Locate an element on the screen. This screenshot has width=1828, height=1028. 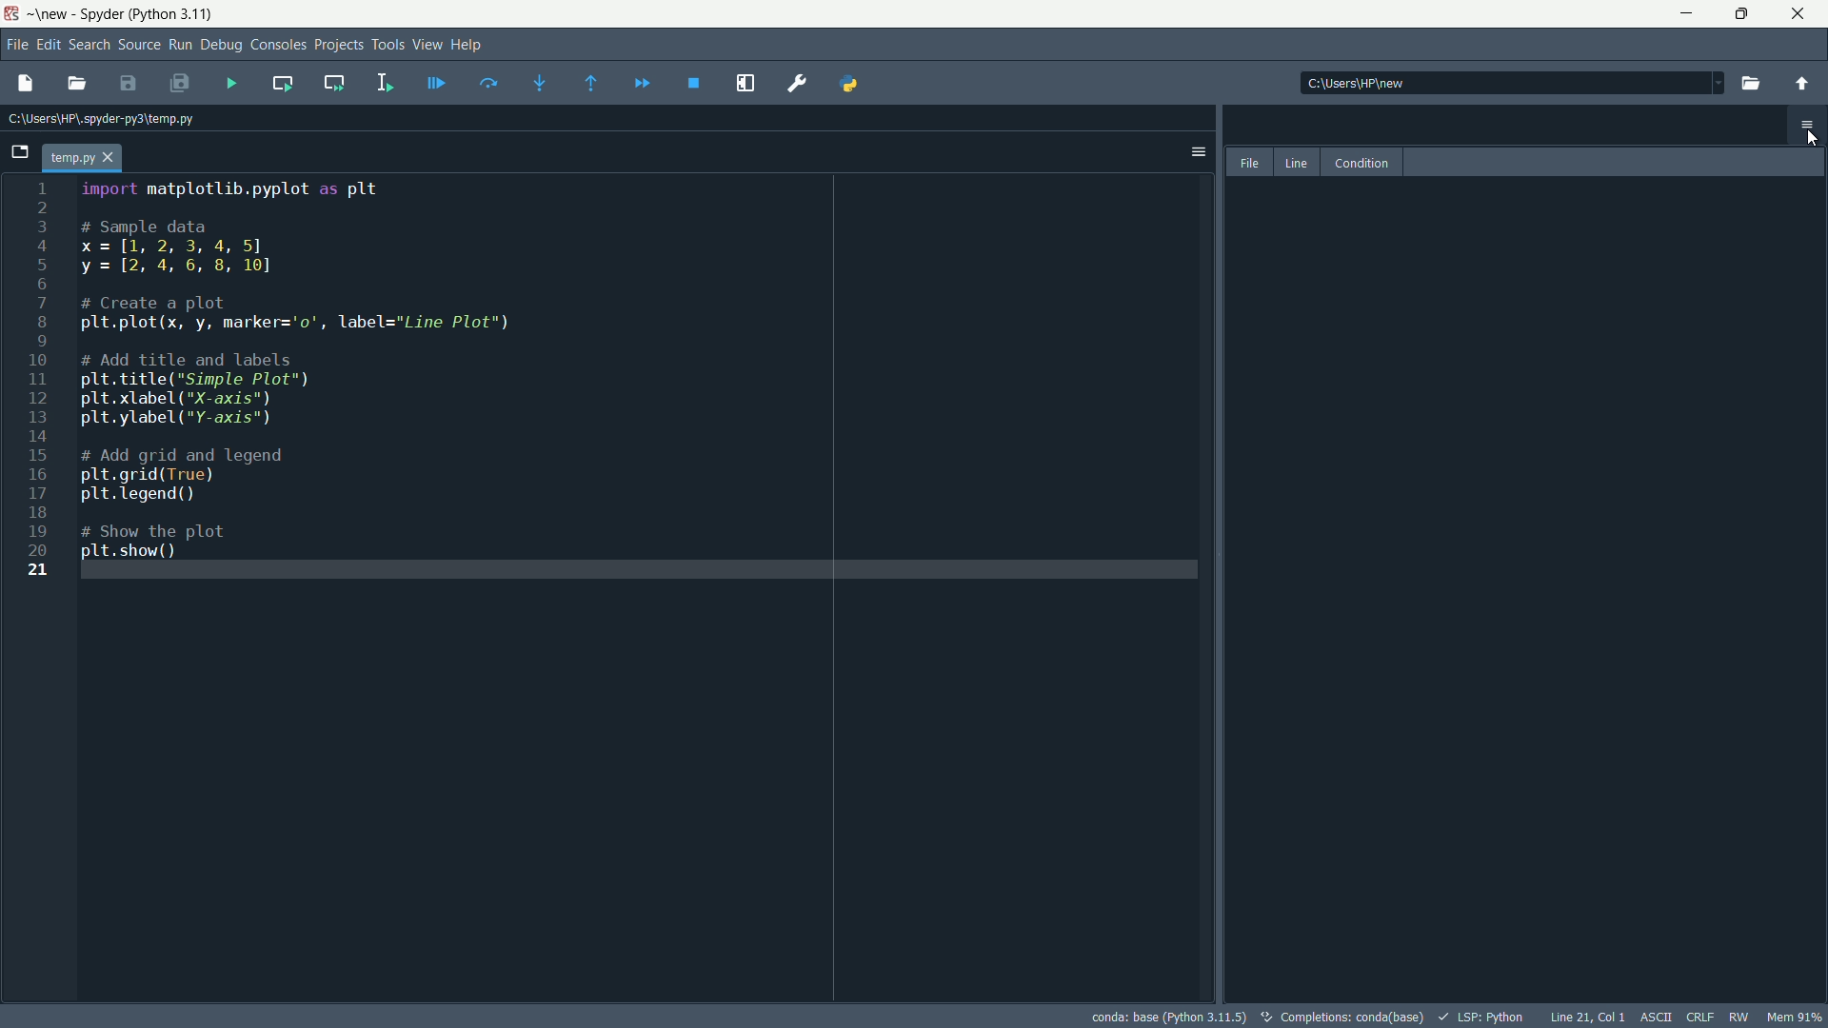
python path manager is located at coordinates (855, 84).